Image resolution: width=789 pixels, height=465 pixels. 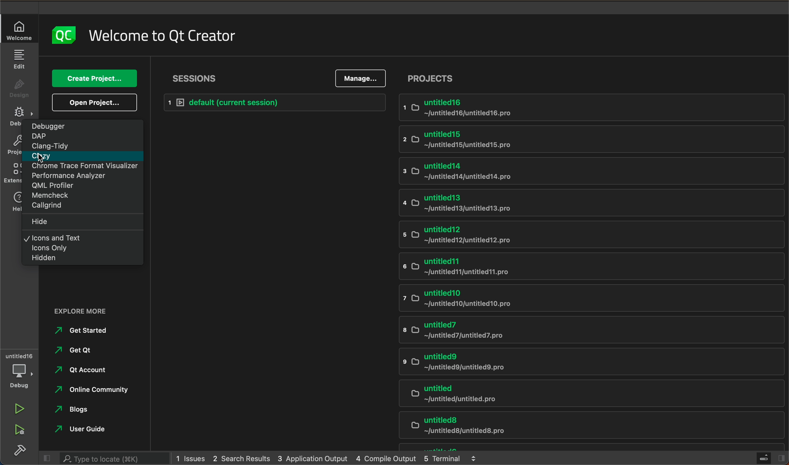 I want to click on hidden, so click(x=81, y=259).